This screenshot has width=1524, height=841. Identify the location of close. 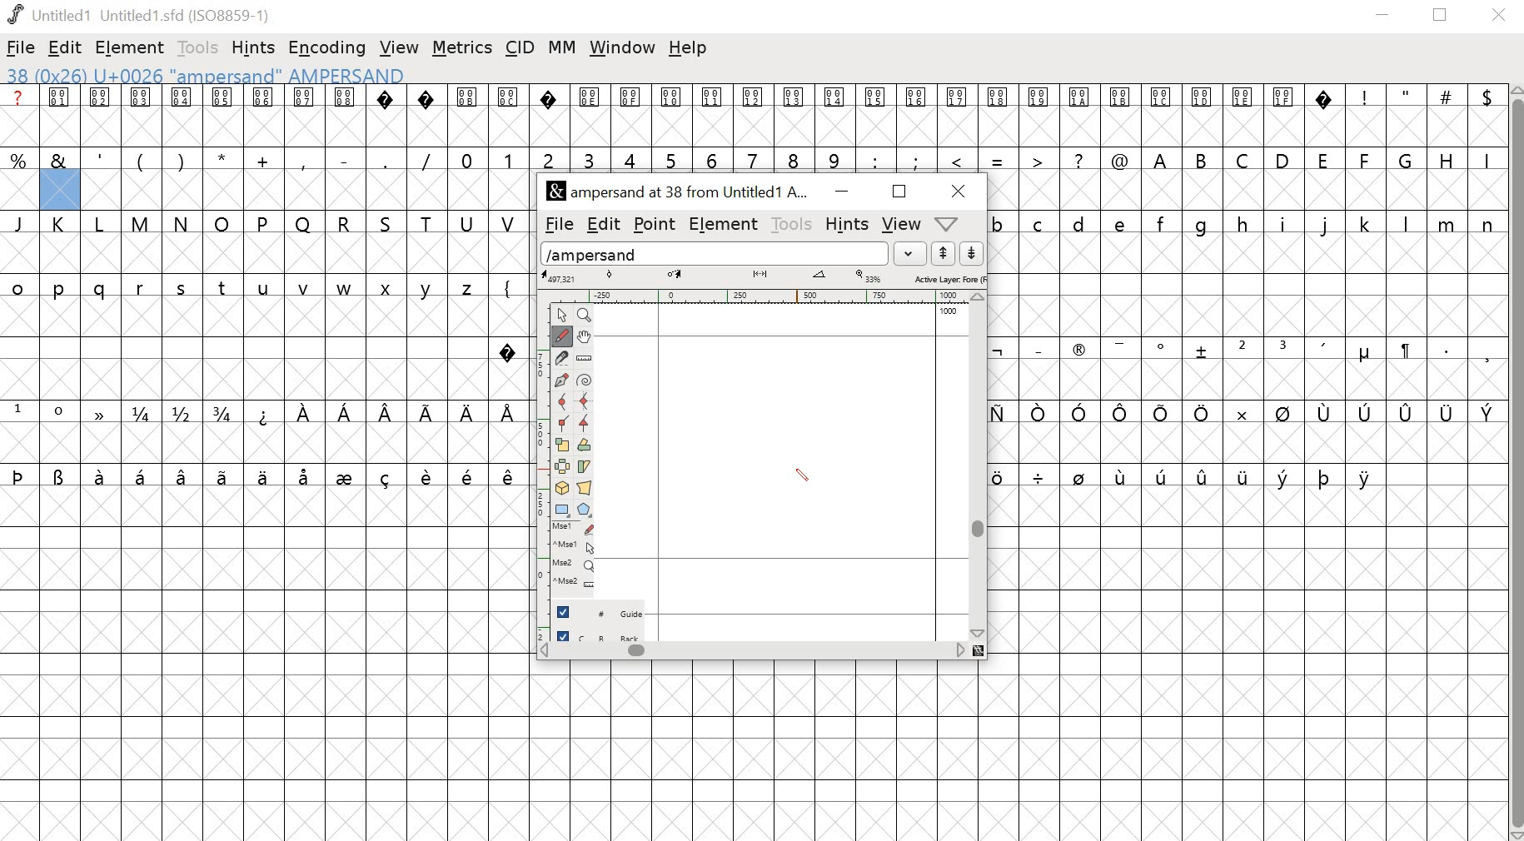
(1502, 16).